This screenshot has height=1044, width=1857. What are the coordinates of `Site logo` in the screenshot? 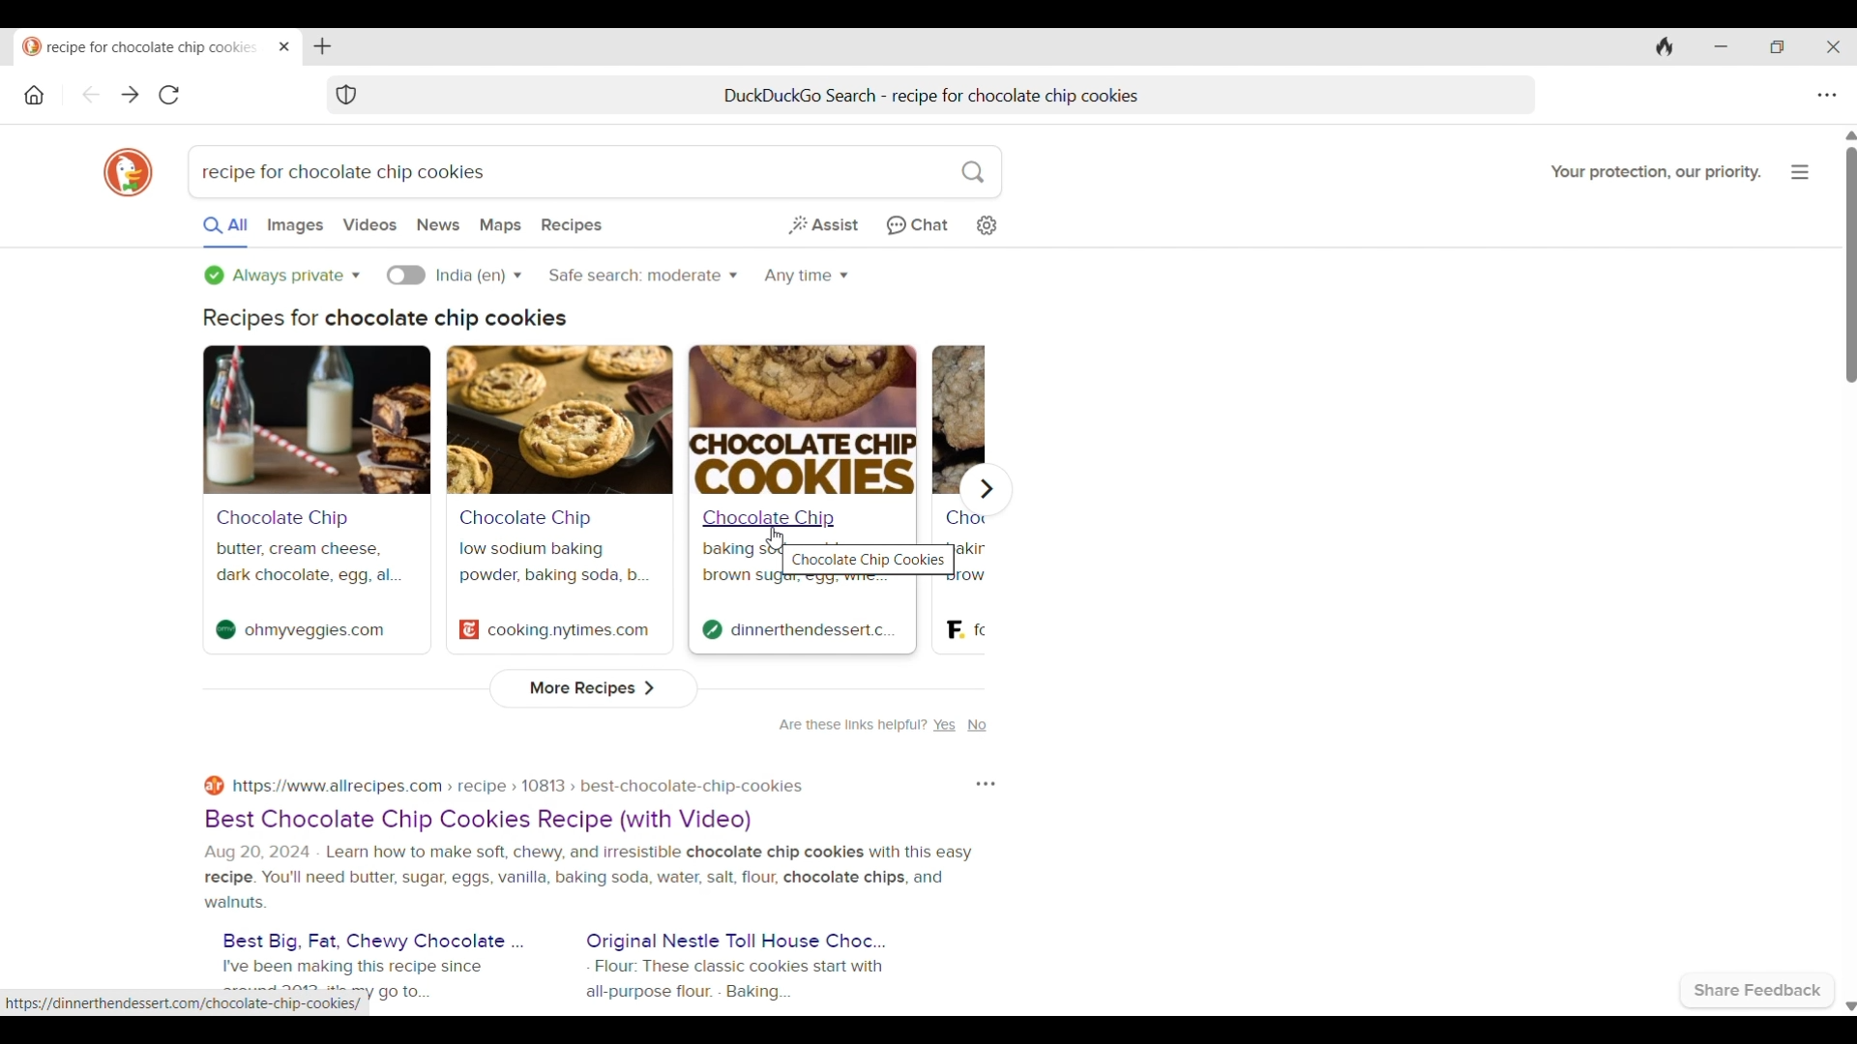 It's located at (712, 629).